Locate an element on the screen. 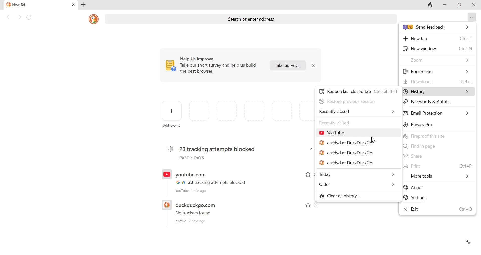  space for adding favorites is located at coordinates (251, 111).